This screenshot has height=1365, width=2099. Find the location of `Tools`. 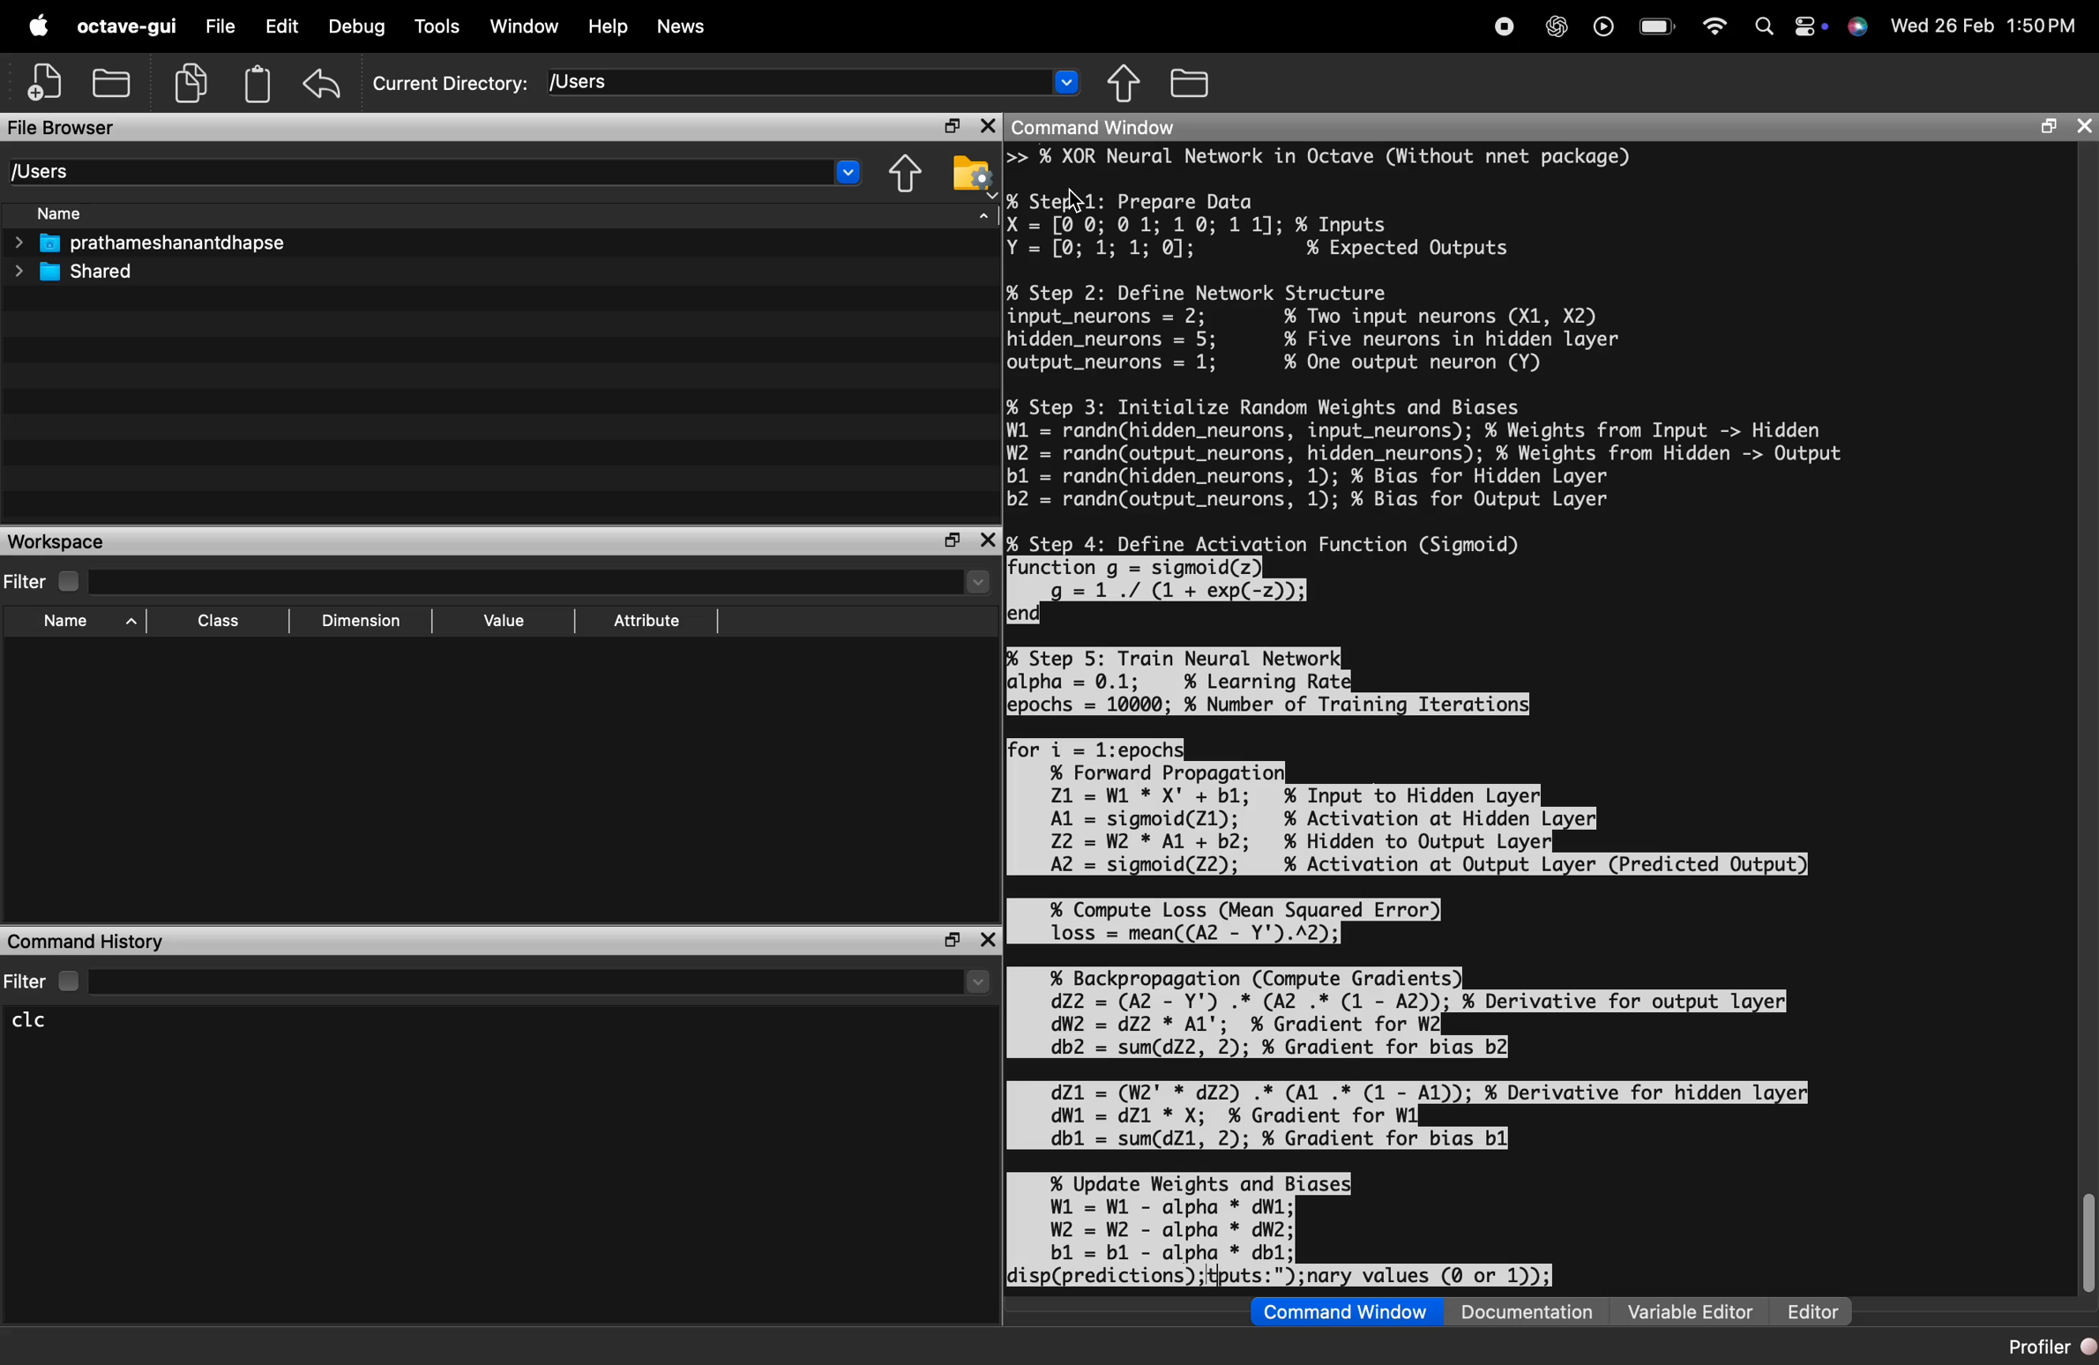

Tools is located at coordinates (438, 27).